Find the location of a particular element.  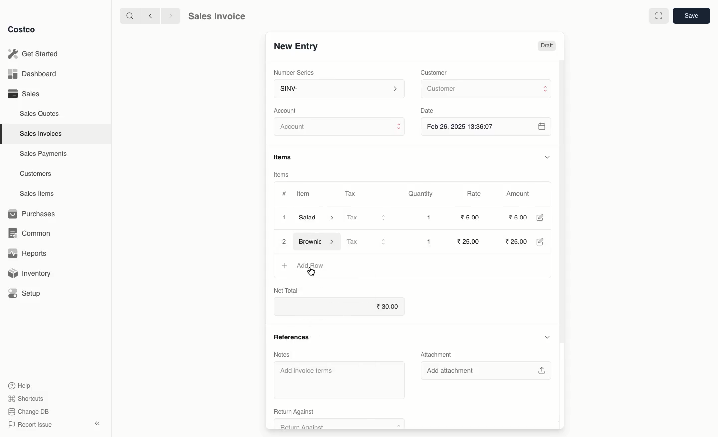

‘Account is located at coordinates (287, 110).